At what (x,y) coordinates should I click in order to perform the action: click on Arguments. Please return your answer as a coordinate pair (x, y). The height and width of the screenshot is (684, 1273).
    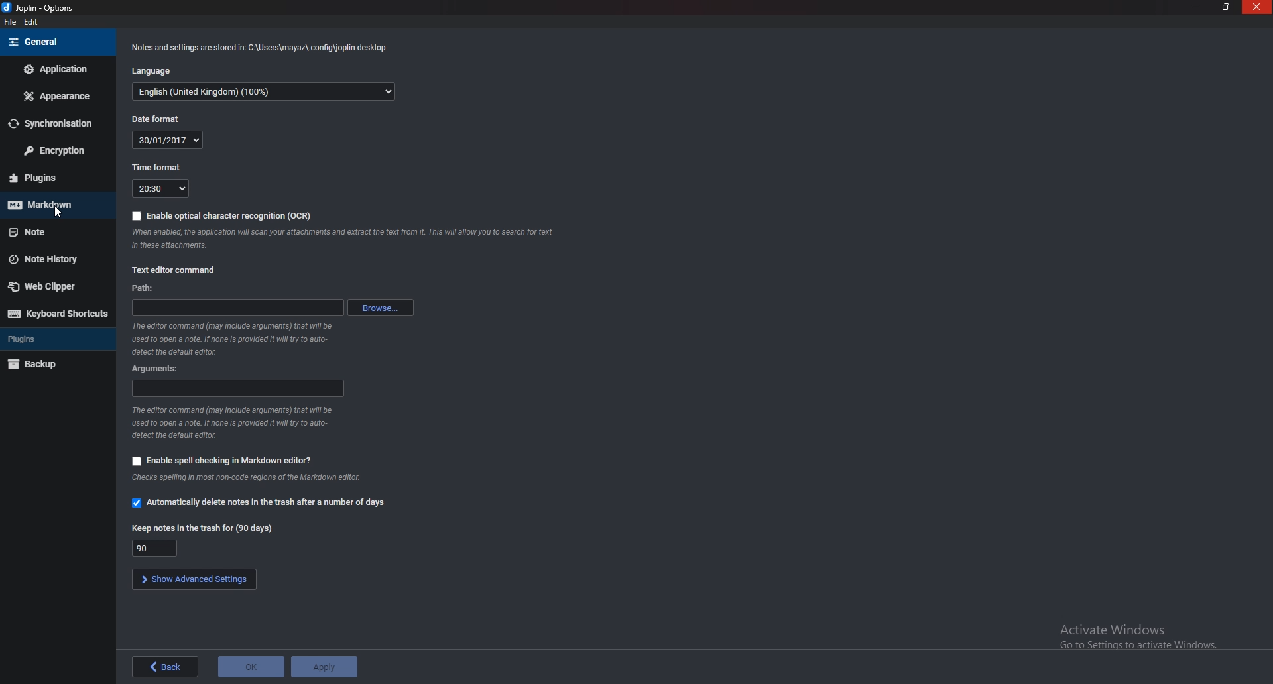
    Looking at the image, I should click on (239, 388).